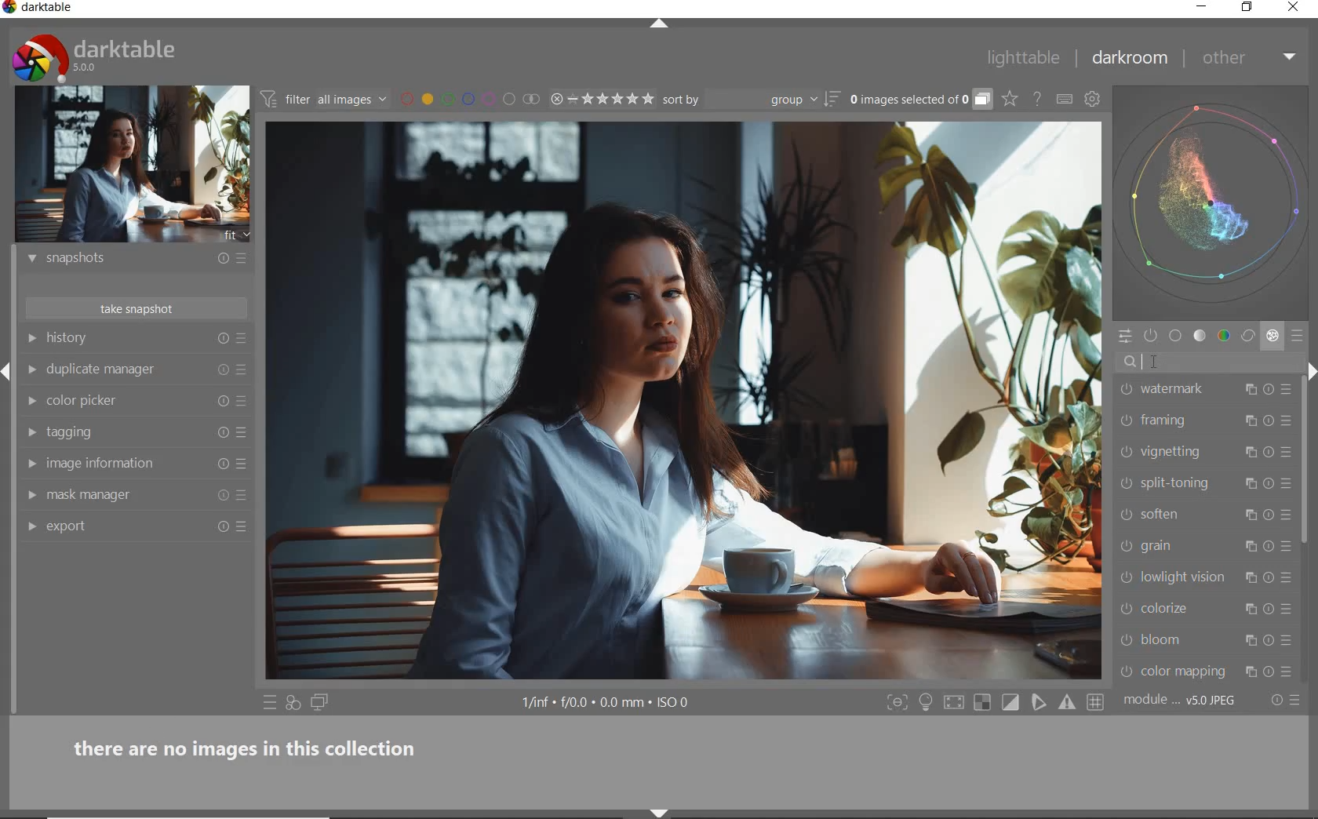 The height and width of the screenshot is (819, 1318). What do you see at coordinates (1209, 362) in the screenshot?
I see `search module by name` at bounding box center [1209, 362].